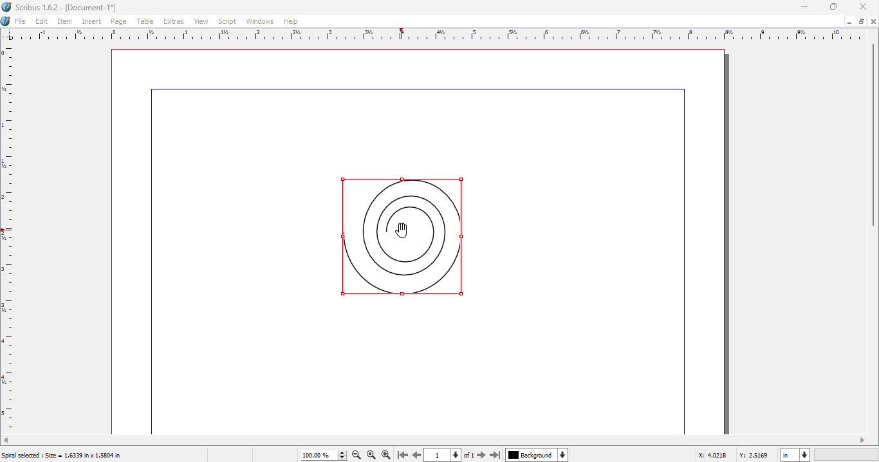 The height and width of the screenshot is (462, 879). What do you see at coordinates (431, 35) in the screenshot?
I see `Horizontal ruler` at bounding box center [431, 35].